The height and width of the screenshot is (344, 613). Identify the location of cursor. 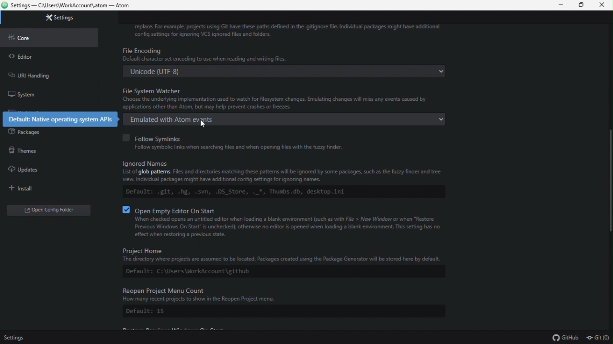
(201, 123).